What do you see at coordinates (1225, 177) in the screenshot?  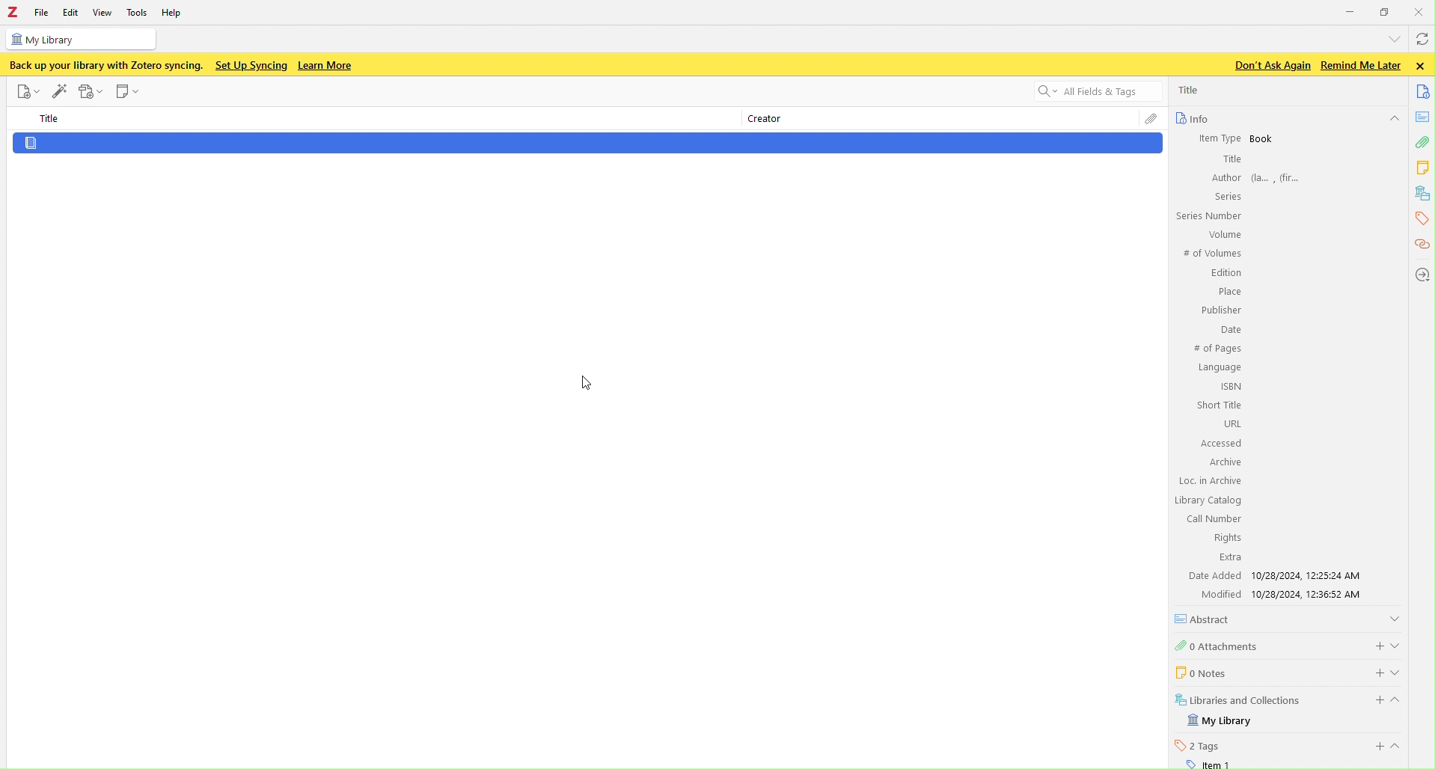 I see `Author` at bounding box center [1225, 177].